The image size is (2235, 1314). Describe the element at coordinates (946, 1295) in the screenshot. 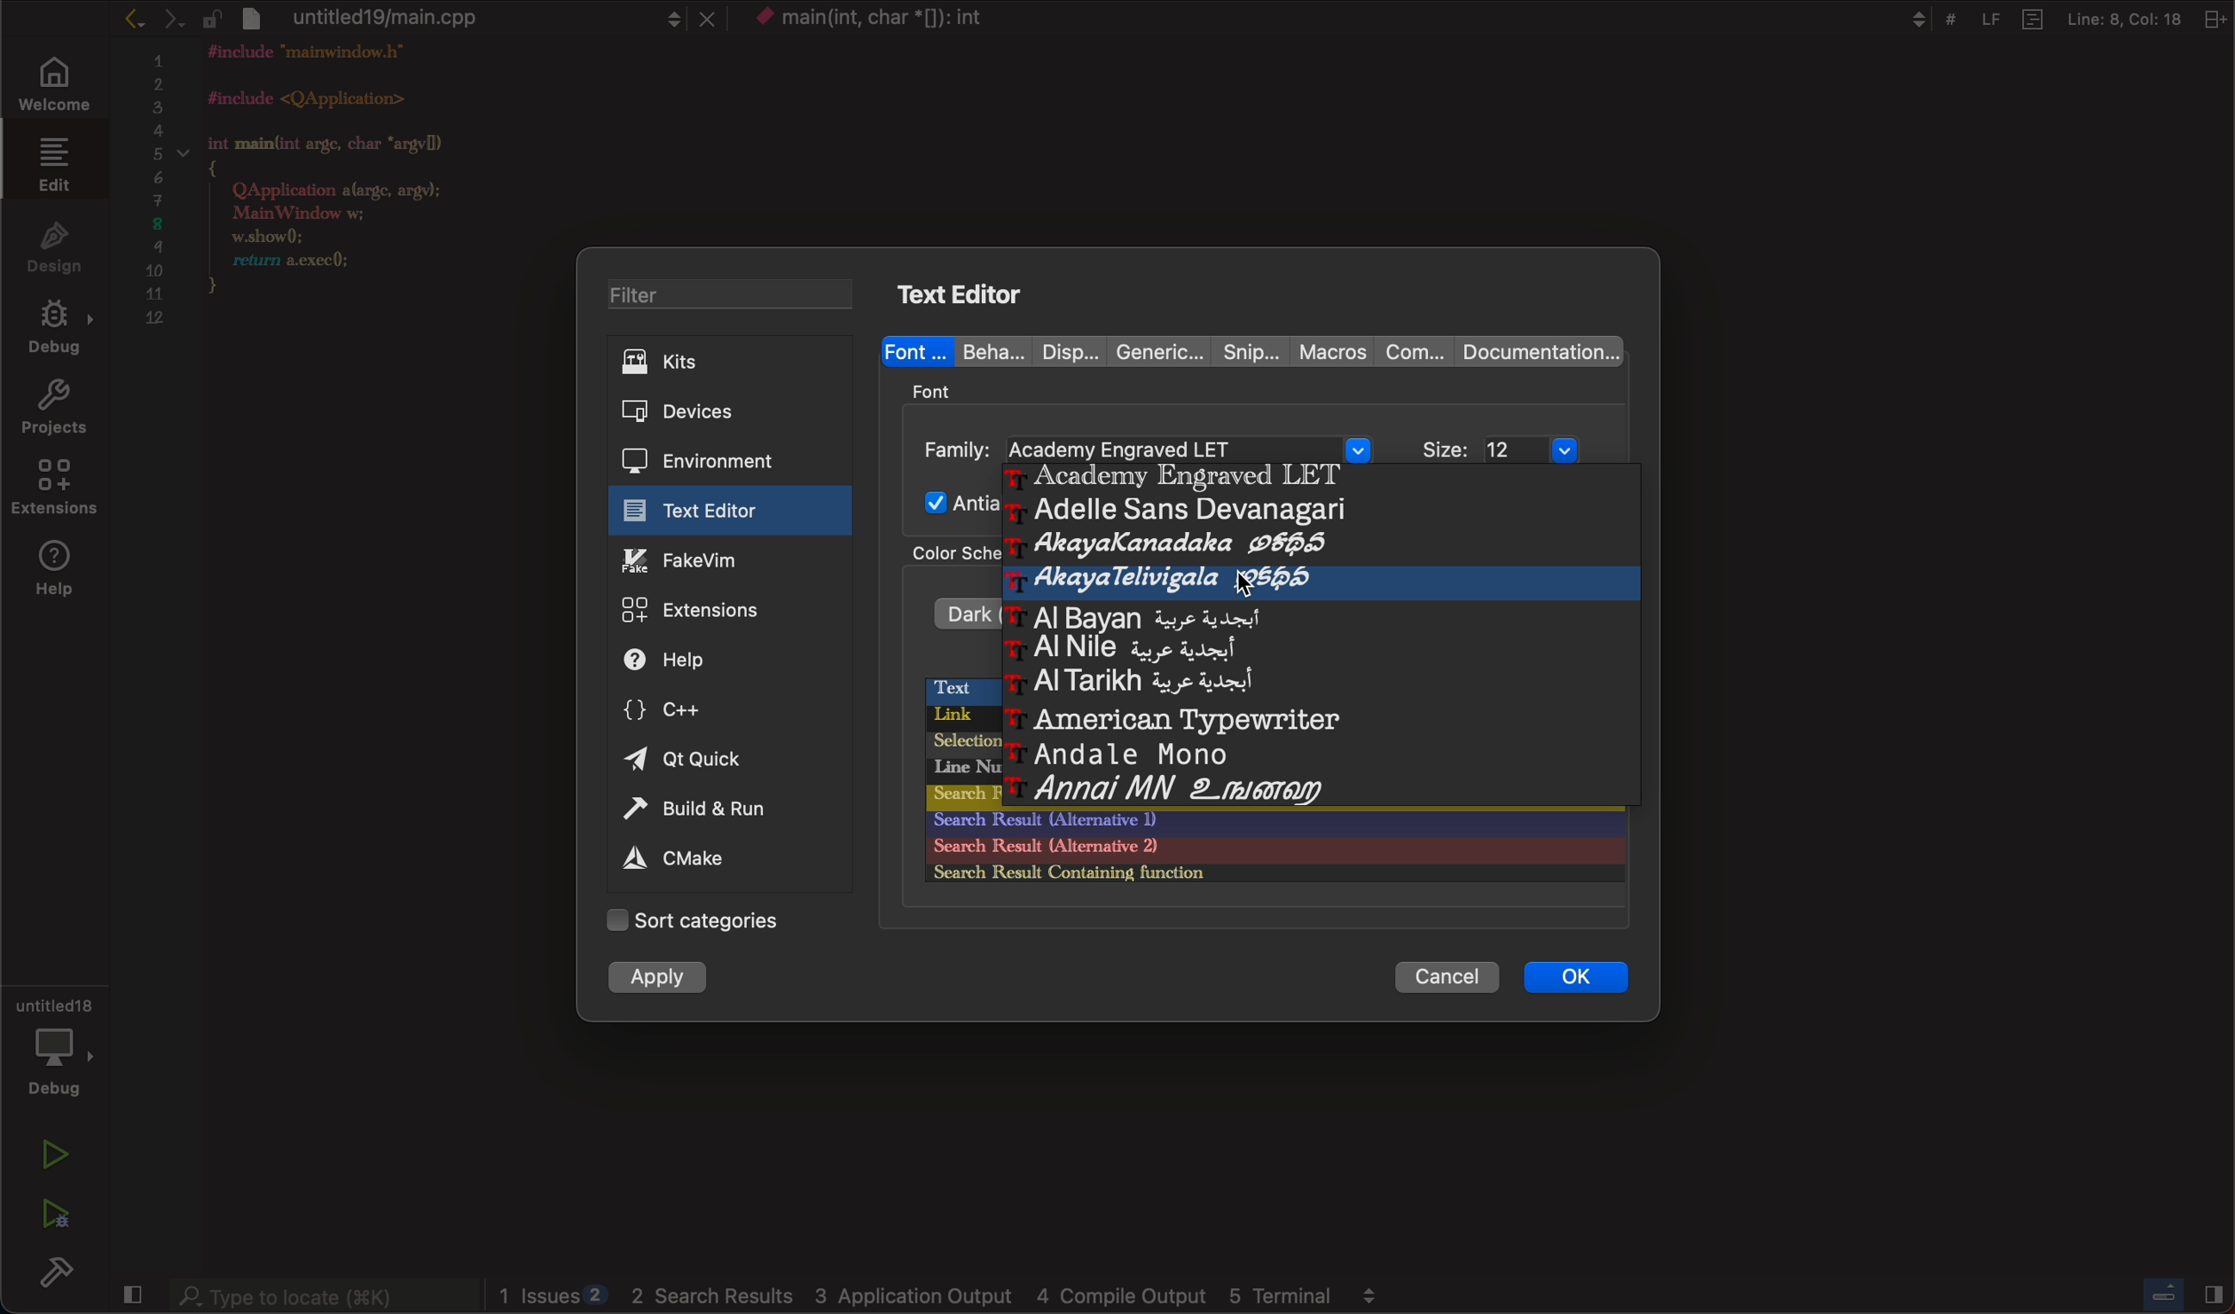

I see `logs` at that location.